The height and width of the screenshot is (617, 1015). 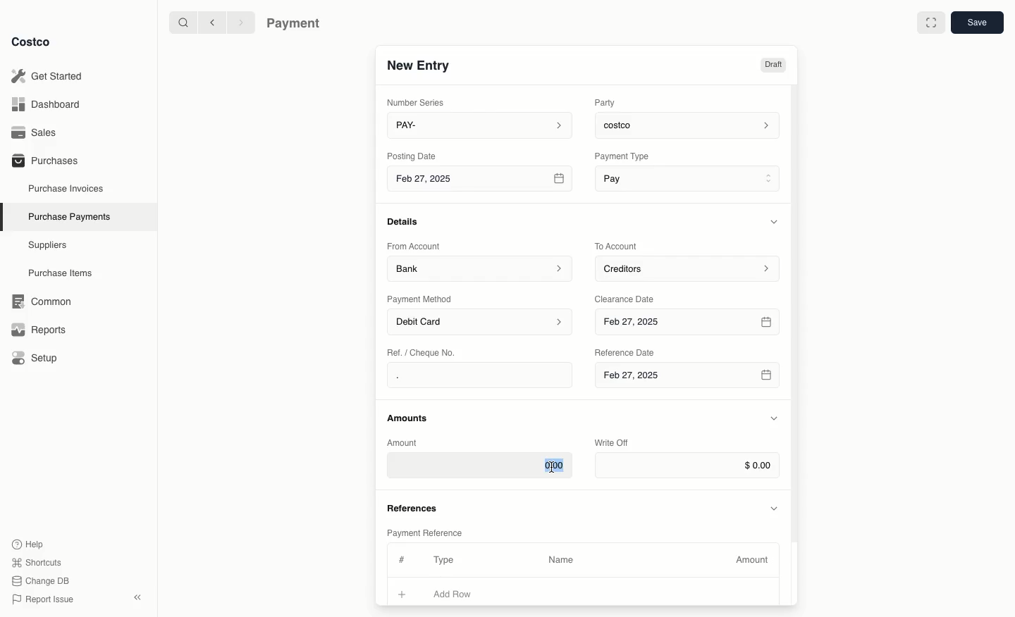 I want to click on Bank, so click(x=480, y=268).